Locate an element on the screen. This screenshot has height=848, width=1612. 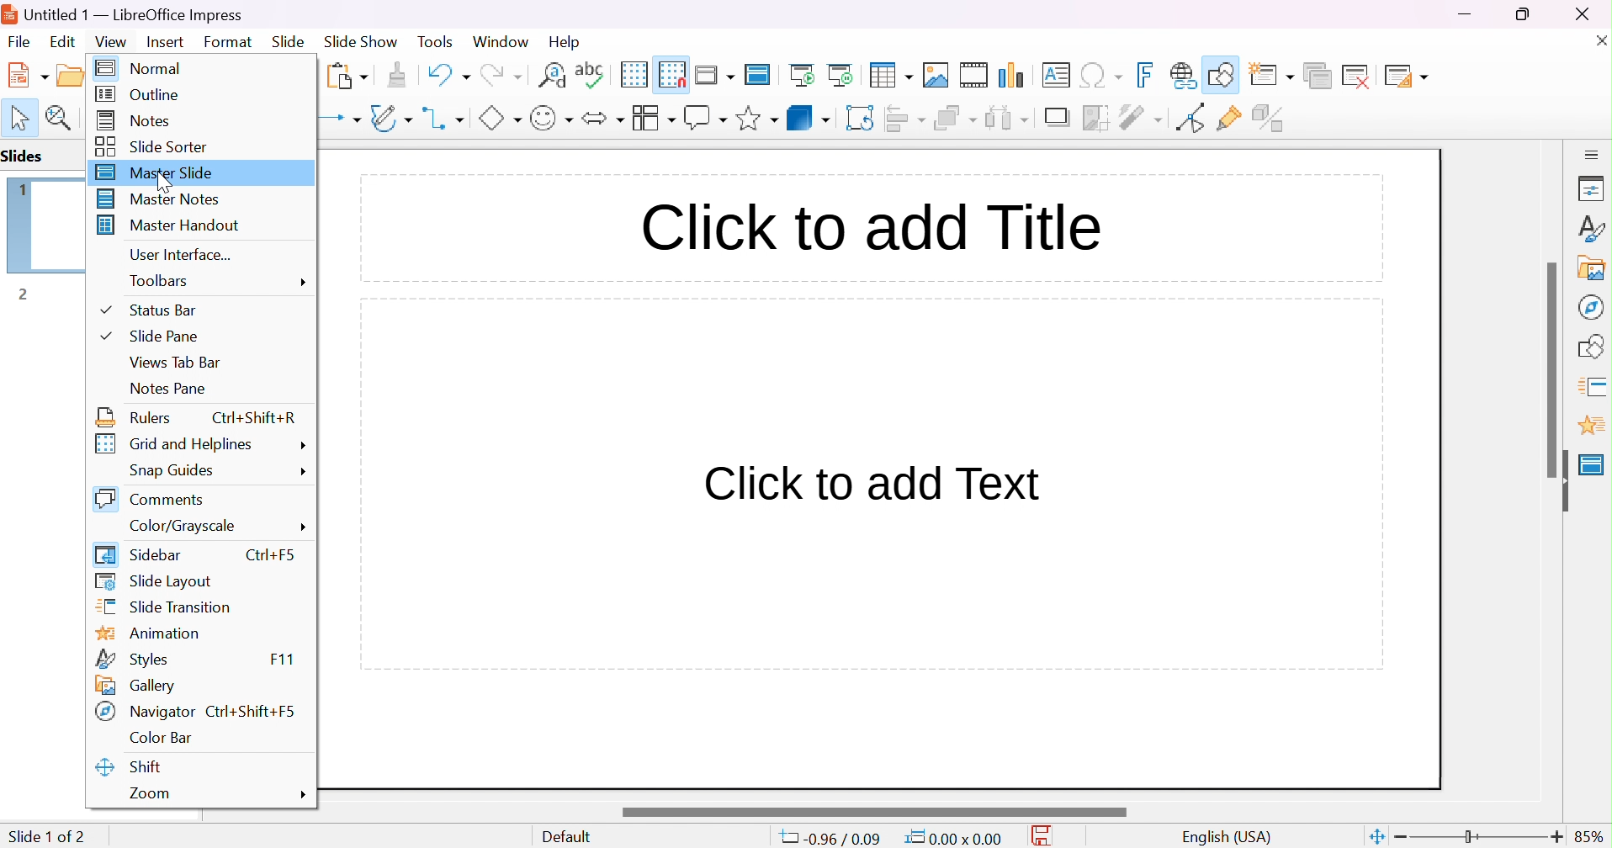
master notes is located at coordinates (162, 199).